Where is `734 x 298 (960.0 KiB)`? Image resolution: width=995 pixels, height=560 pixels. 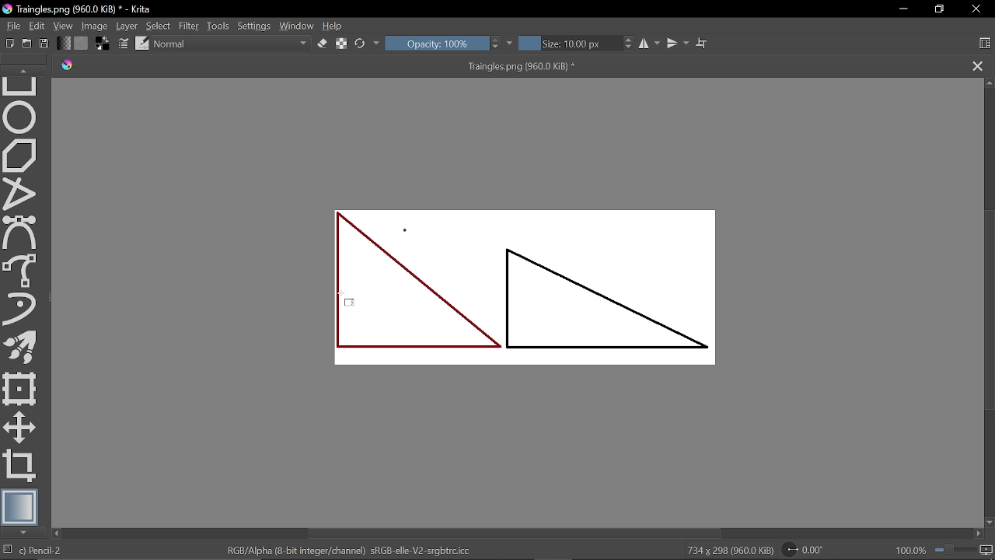
734 x 298 (960.0 KiB) is located at coordinates (729, 551).